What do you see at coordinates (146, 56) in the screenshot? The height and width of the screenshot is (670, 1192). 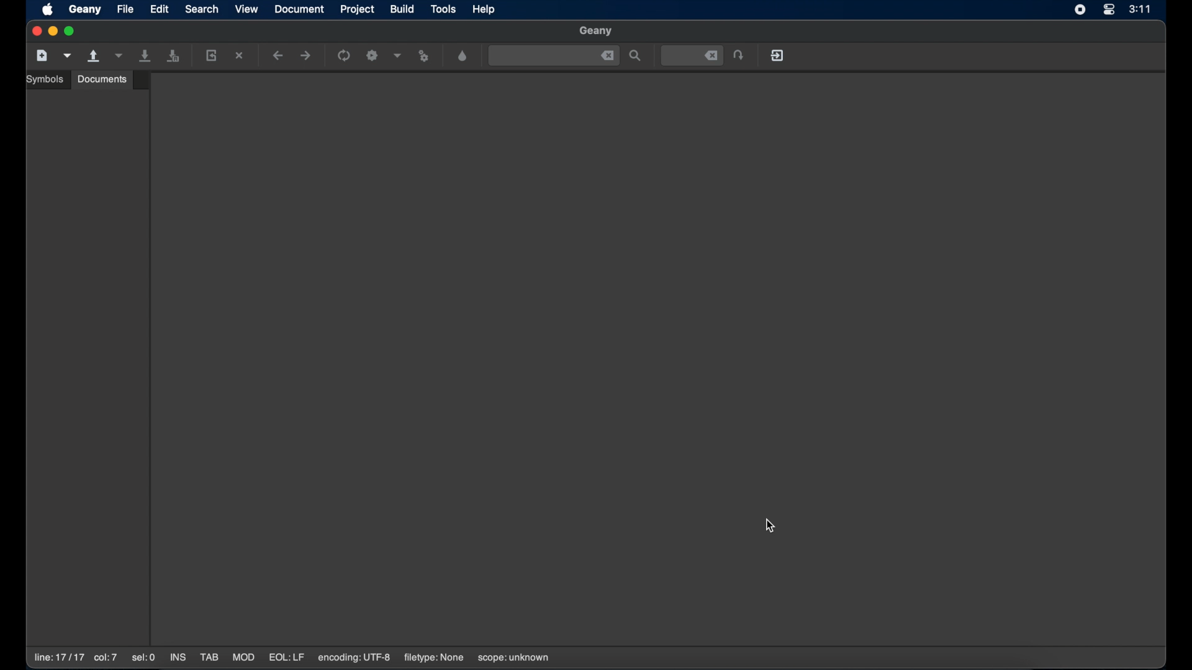 I see `save all current file` at bounding box center [146, 56].